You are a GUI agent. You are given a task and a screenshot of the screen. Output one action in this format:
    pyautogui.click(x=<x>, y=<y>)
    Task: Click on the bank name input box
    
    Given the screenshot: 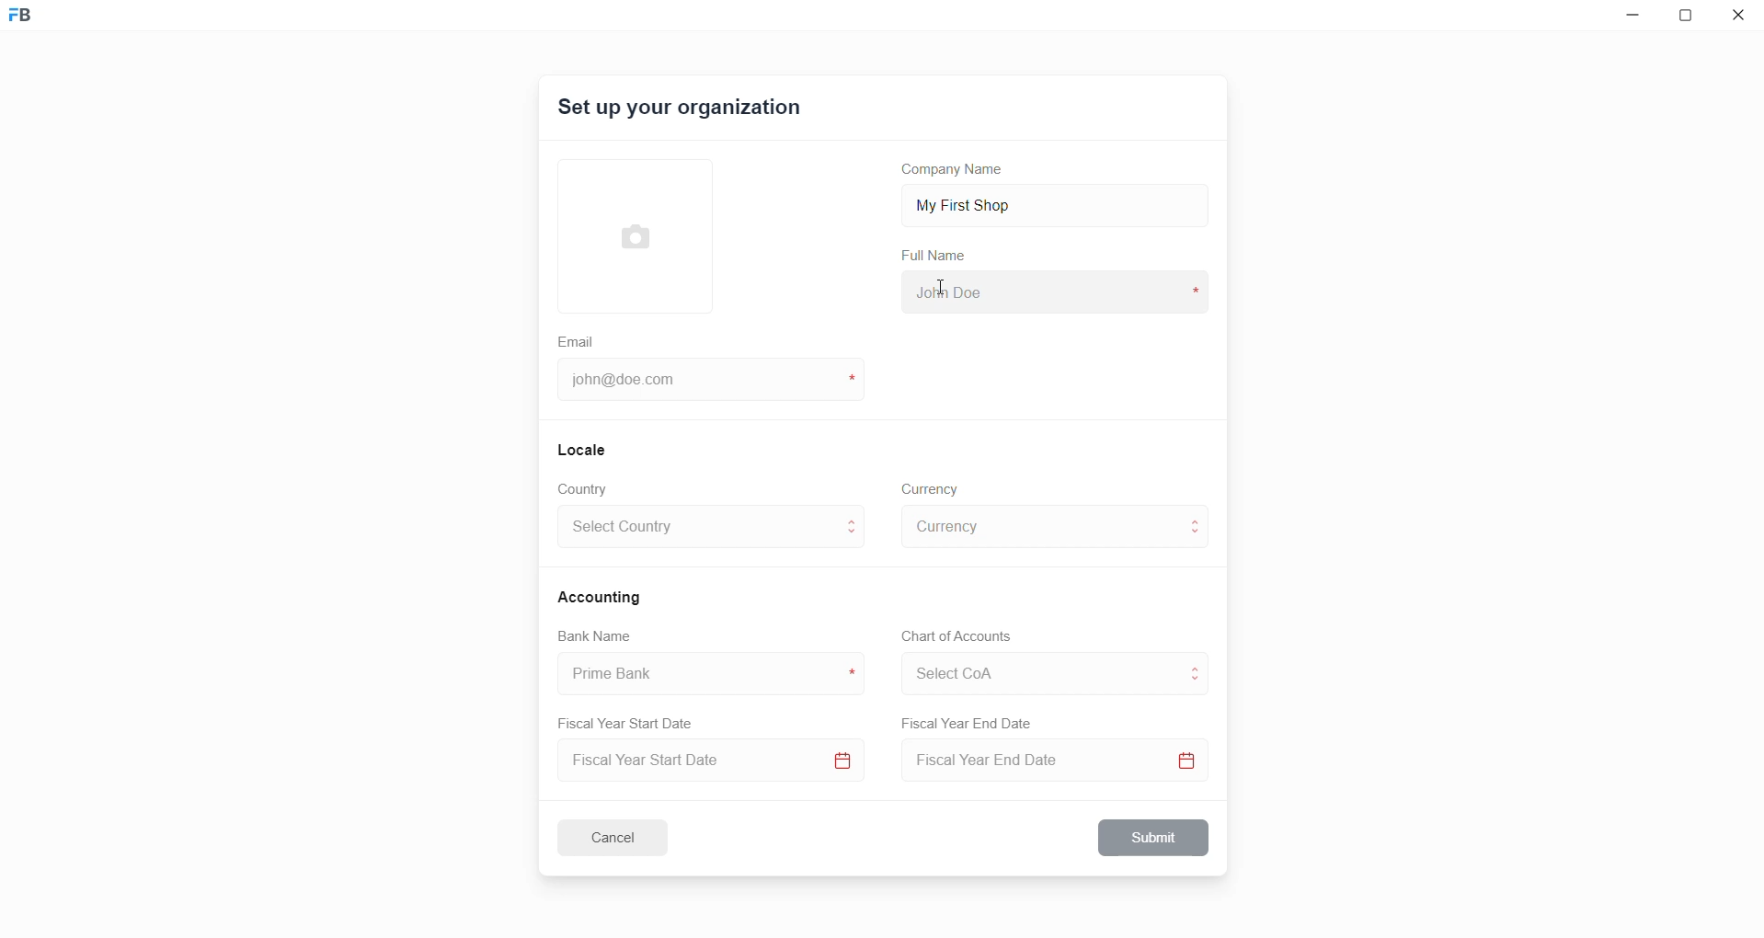 What is the action you would take?
    pyautogui.click(x=704, y=674)
    